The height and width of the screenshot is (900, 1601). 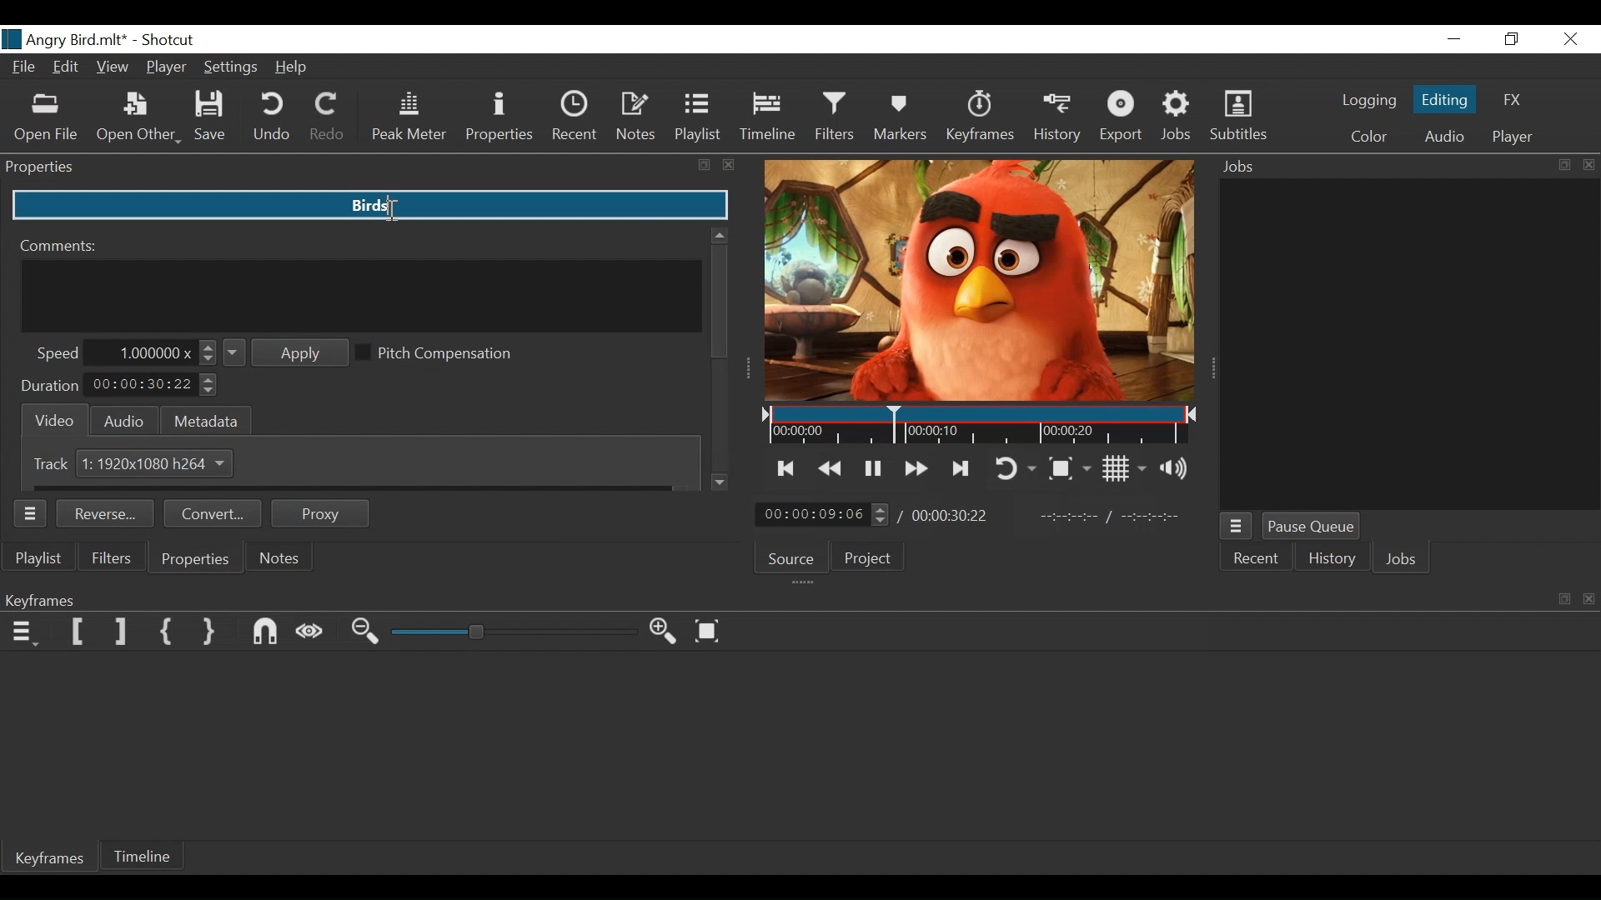 I want to click on Comments, so click(x=61, y=245).